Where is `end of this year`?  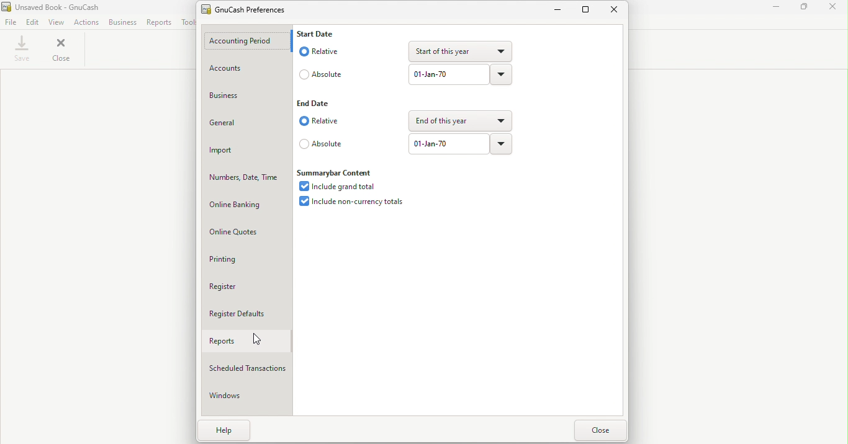
end of this year is located at coordinates (459, 122).